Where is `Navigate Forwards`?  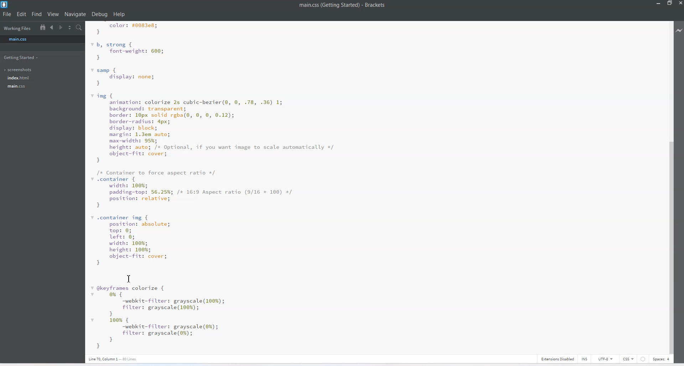
Navigate Forwards is located at coordinates (62, 28).